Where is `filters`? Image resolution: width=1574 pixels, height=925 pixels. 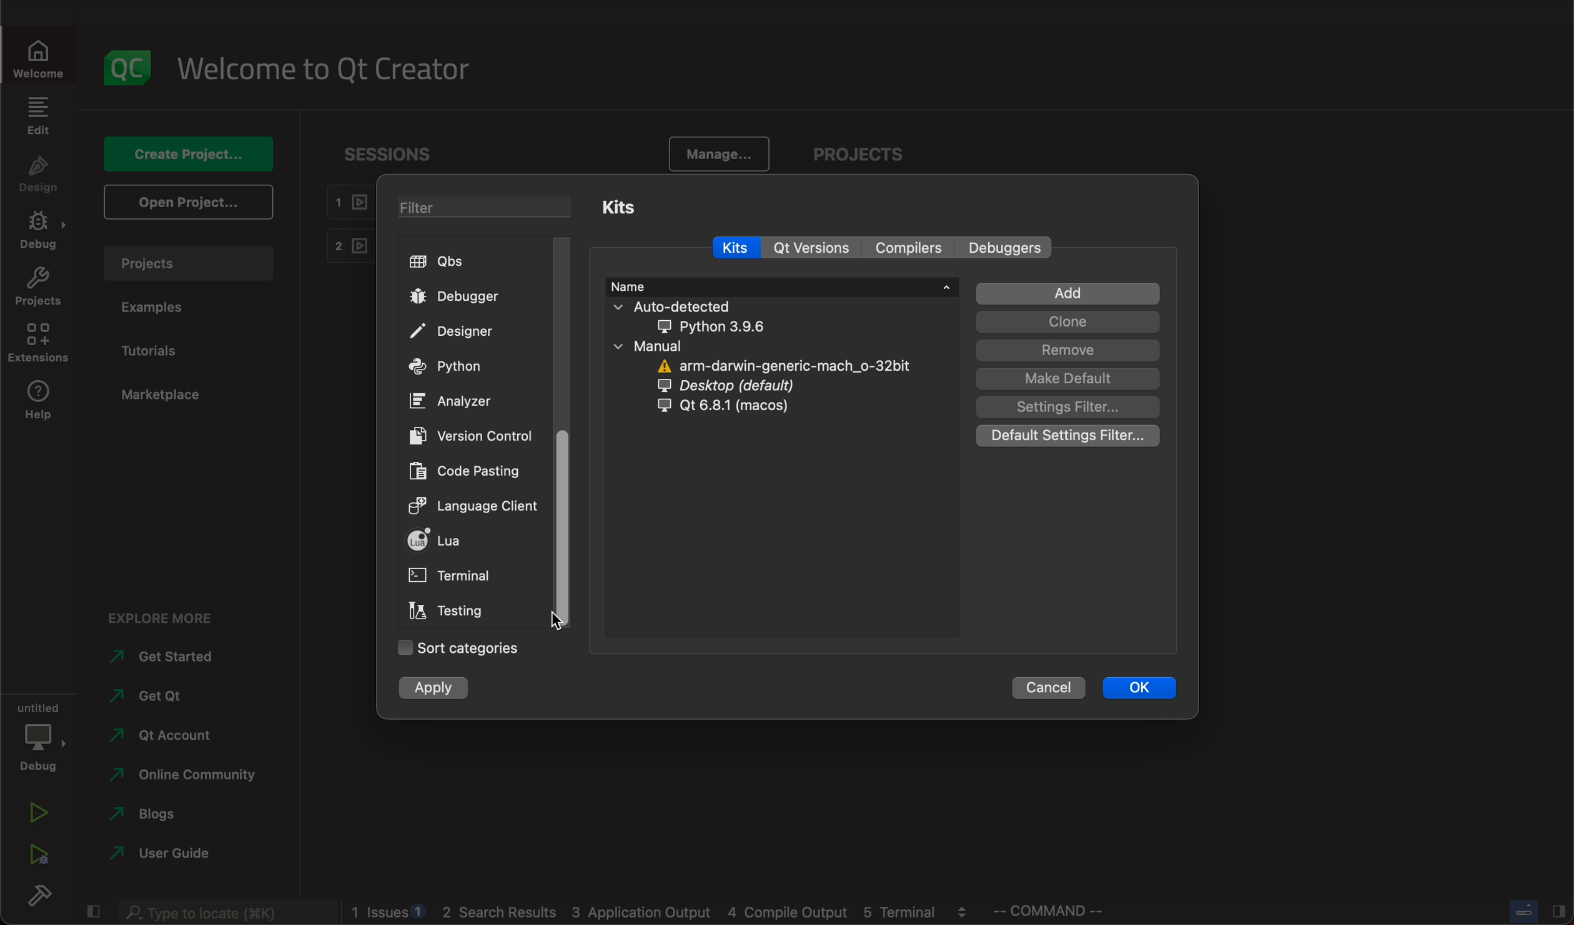 filters is located at coordinates (486, 207).